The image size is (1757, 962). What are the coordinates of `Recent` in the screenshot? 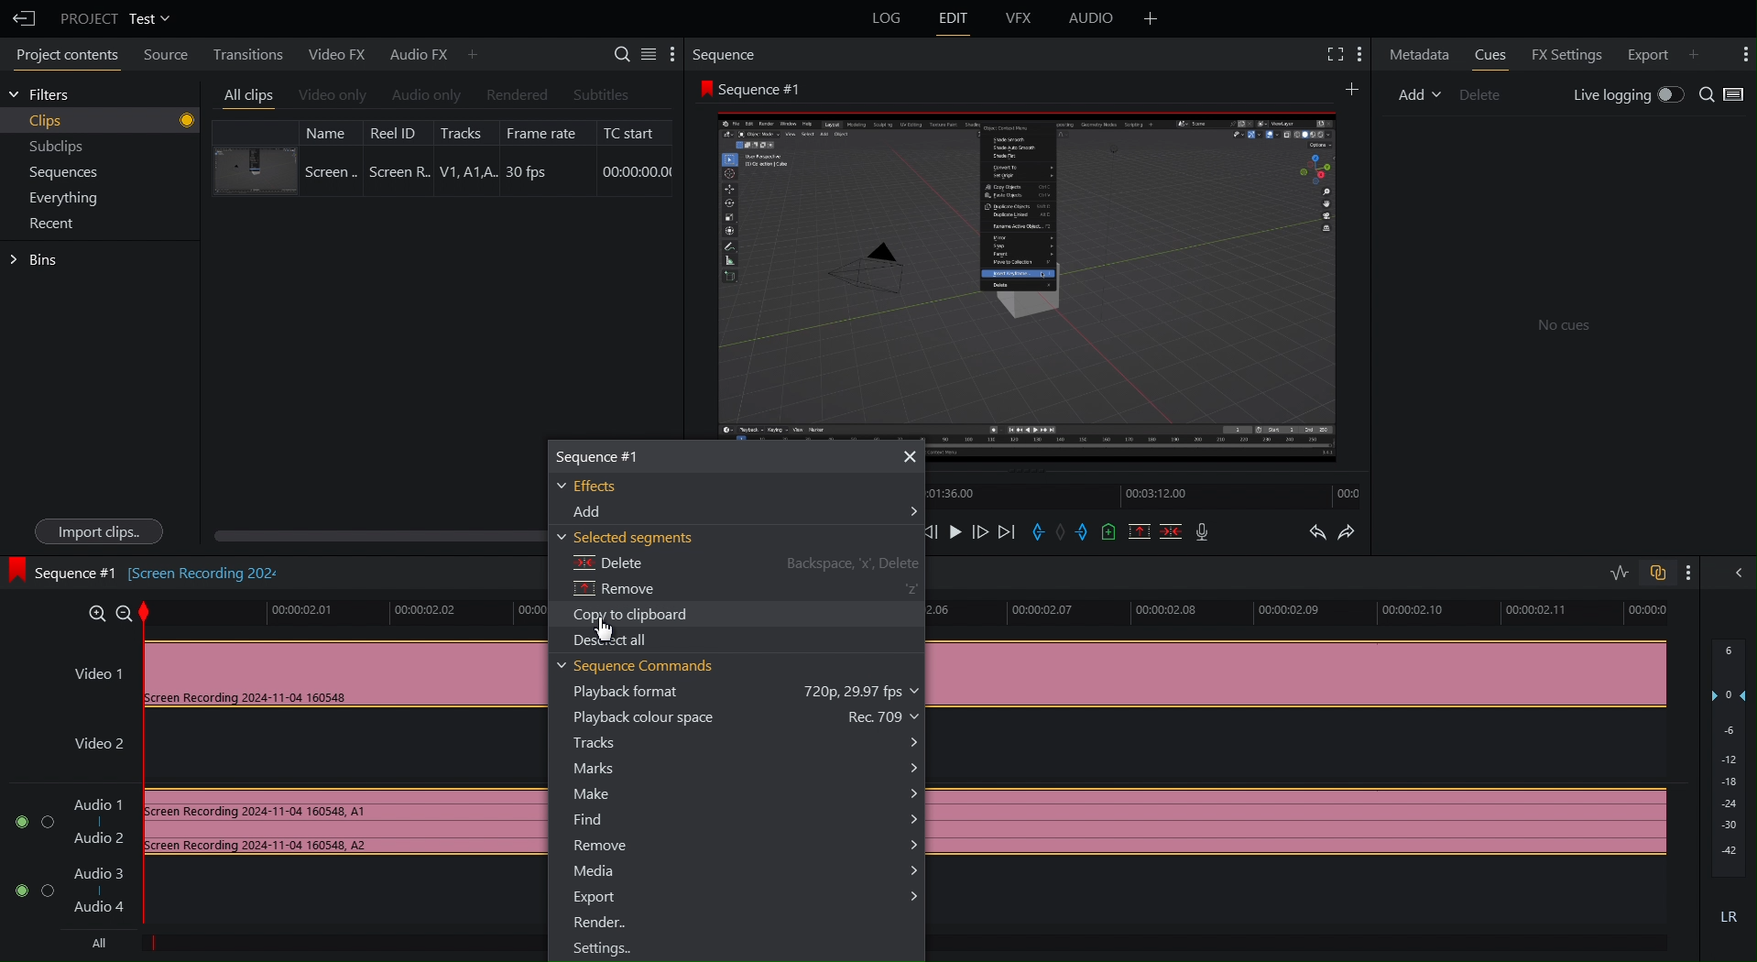 It's located at (48, 223).